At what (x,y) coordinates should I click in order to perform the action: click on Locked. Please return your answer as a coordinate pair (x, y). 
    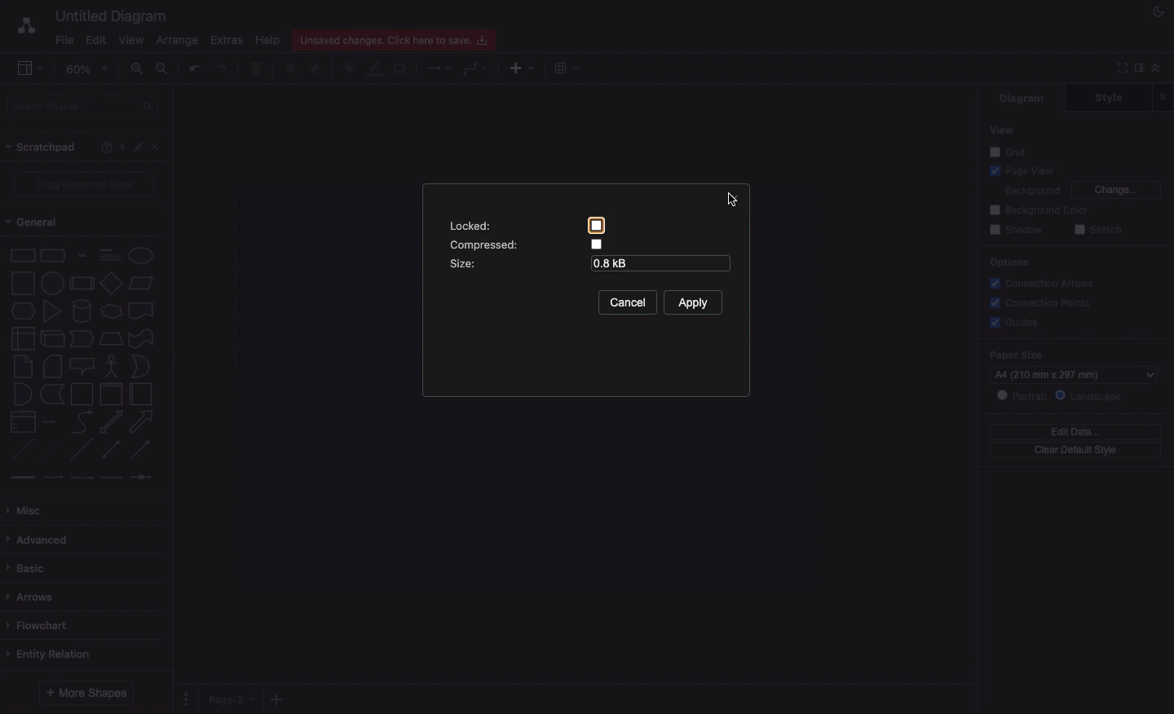
    Looking at the image, I should click on (527, 226).